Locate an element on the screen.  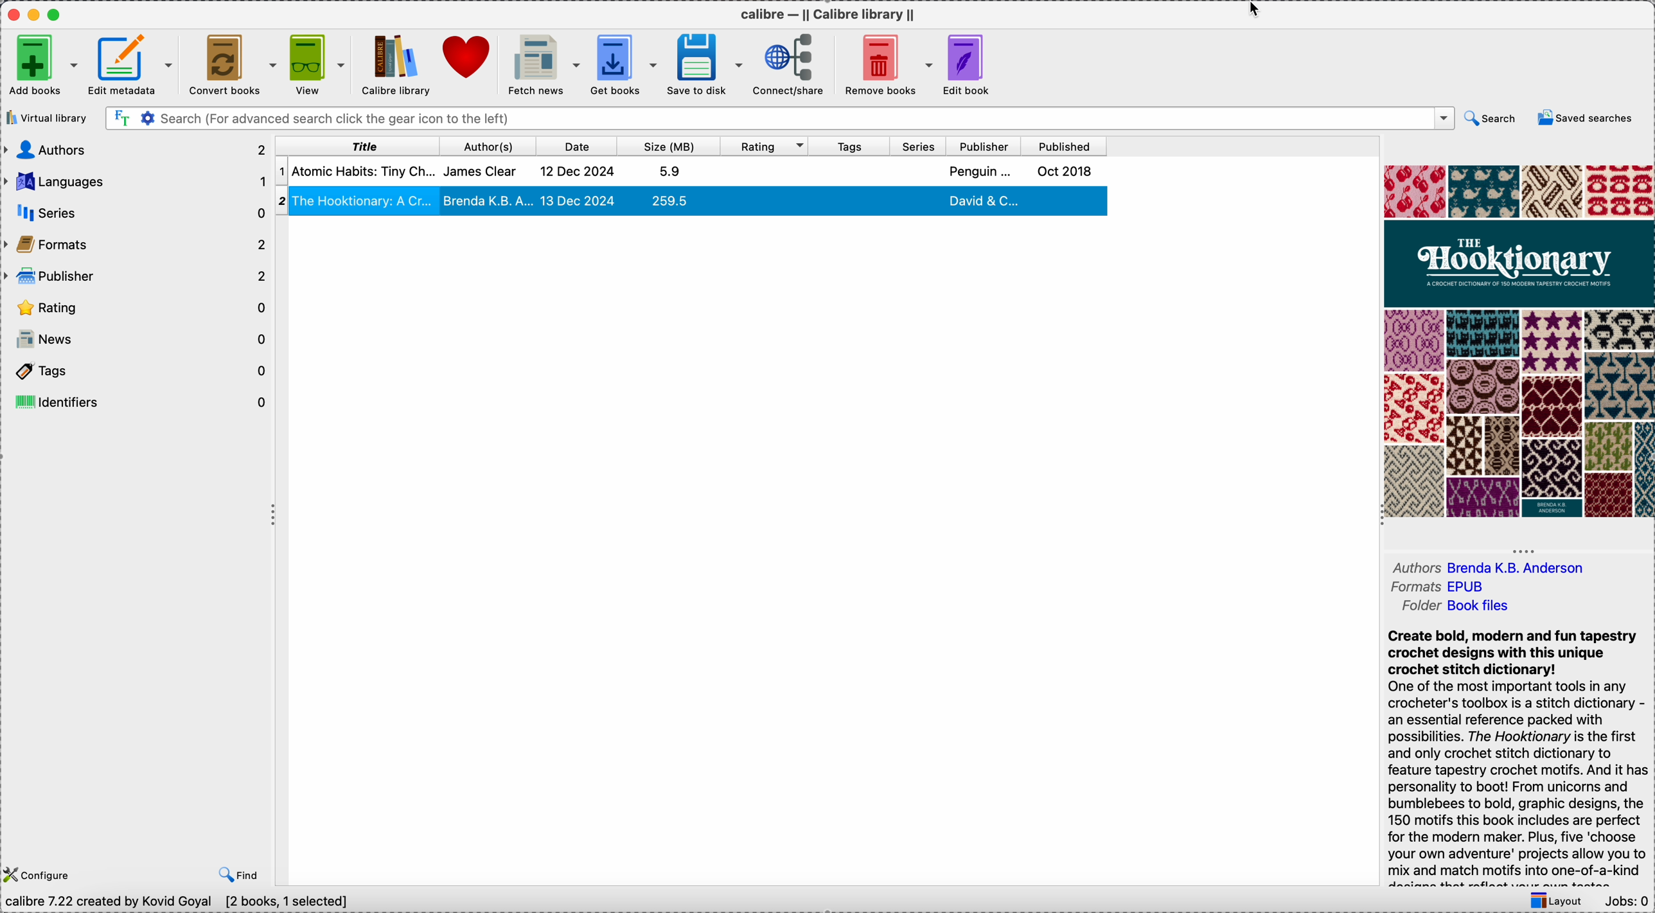
save to disk is located at coordinates (706, 65).